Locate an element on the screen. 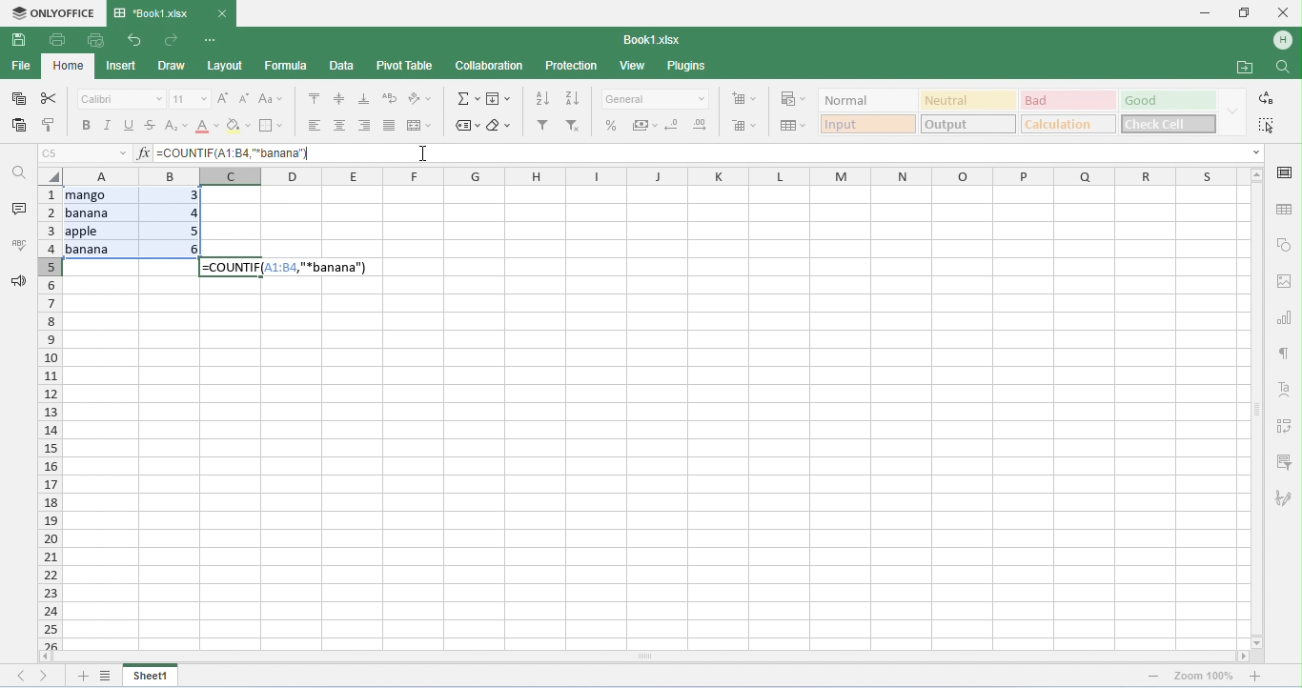 The image size is (1302, 688). zoom in is located at coordinates (1155, 677).